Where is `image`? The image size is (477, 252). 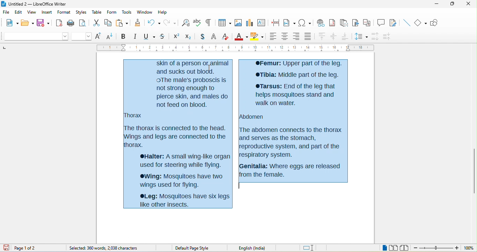
image is located at coordinates (239, 22).